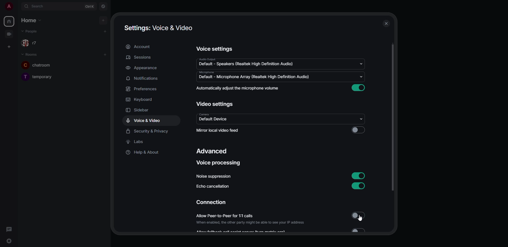 The image size is (508, 247). Describe the element at coordinates (204, 114) in the screenshot. I see `camera` at that location.